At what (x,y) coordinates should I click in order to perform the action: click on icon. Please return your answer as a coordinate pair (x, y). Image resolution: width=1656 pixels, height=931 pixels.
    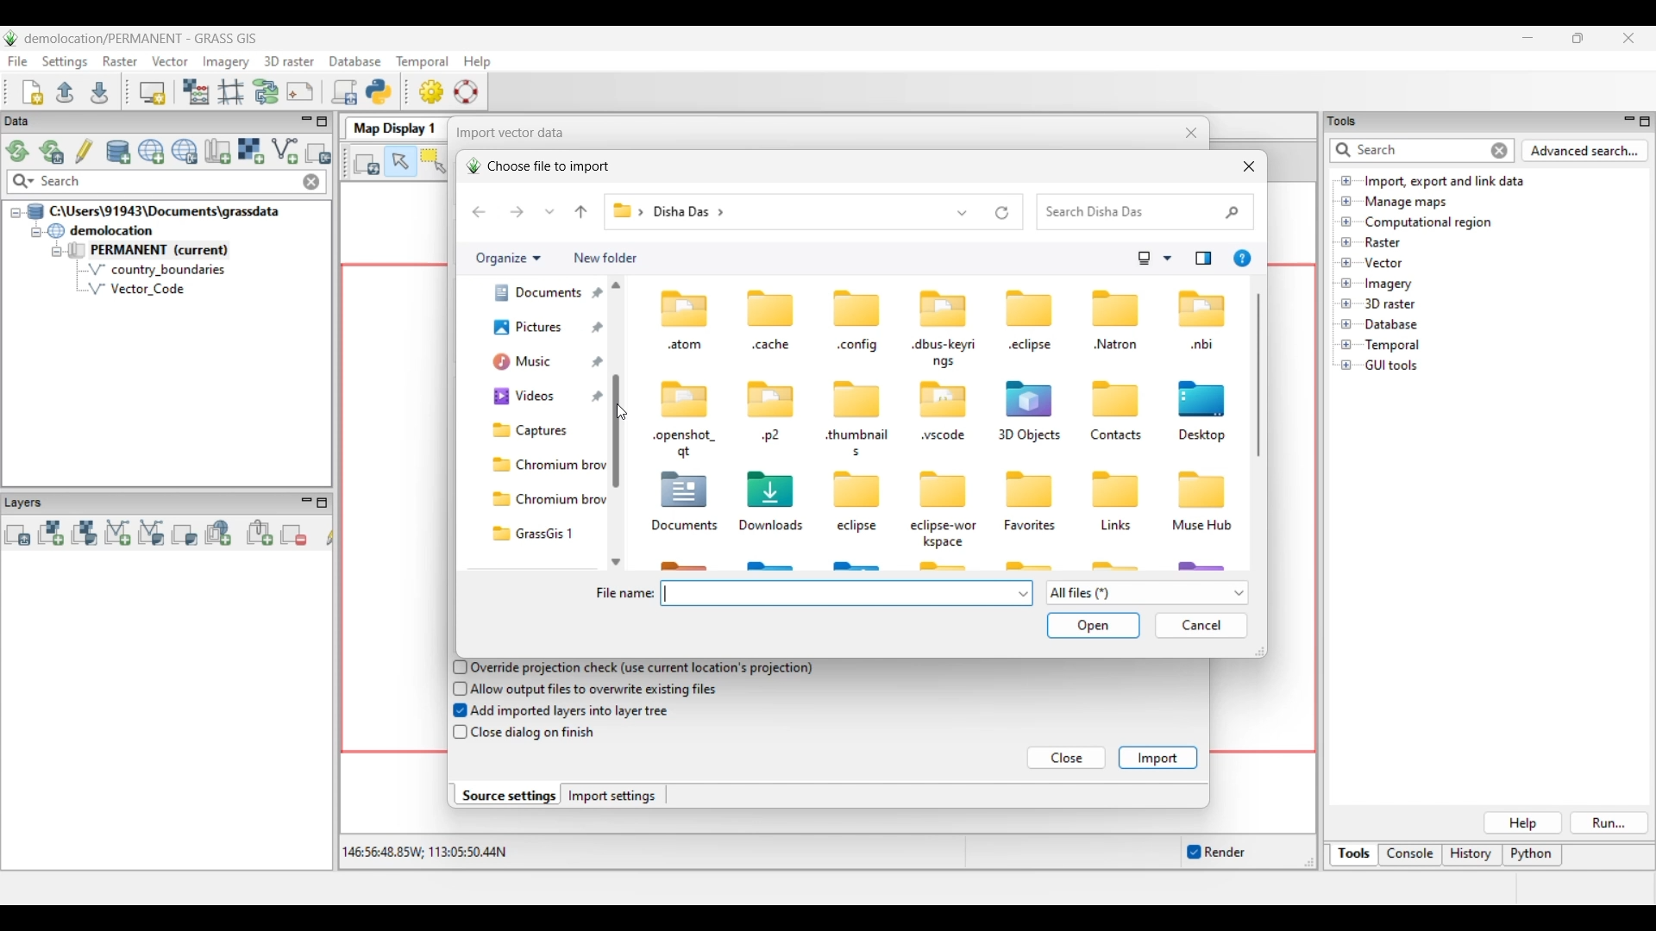
    Looking at the image, I should click on (681, 306).